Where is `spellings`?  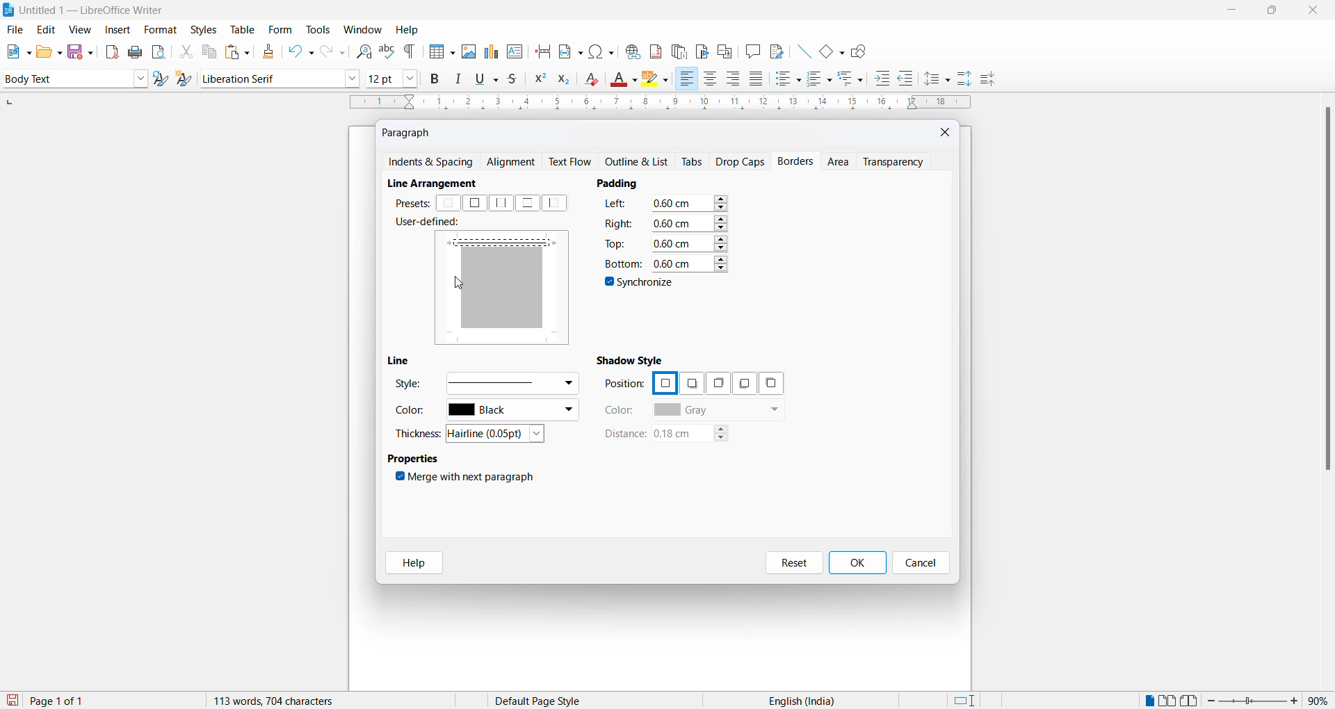 spellings is located at coordinates (387, 50).